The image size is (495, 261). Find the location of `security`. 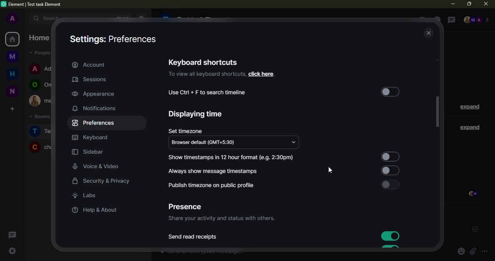

security is located at coordinates (101, 182).